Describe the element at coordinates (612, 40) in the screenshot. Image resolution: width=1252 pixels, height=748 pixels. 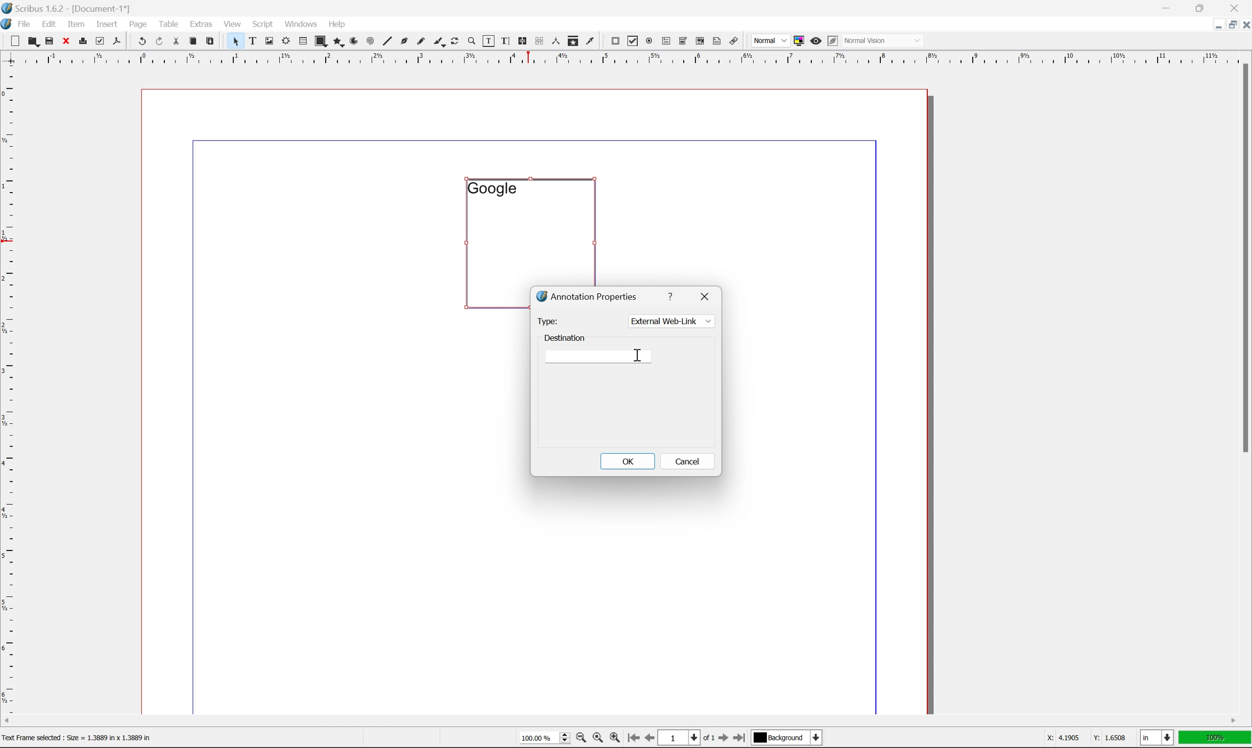
I see `pdf push button` at that location.